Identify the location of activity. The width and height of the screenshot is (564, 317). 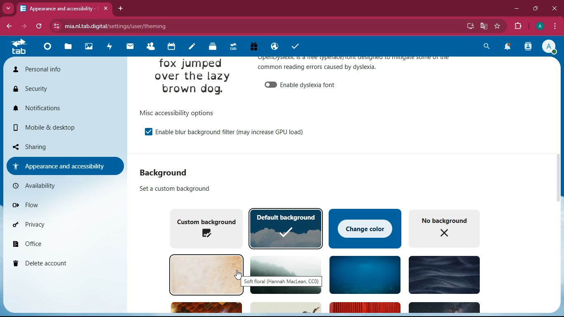
(110, 47).